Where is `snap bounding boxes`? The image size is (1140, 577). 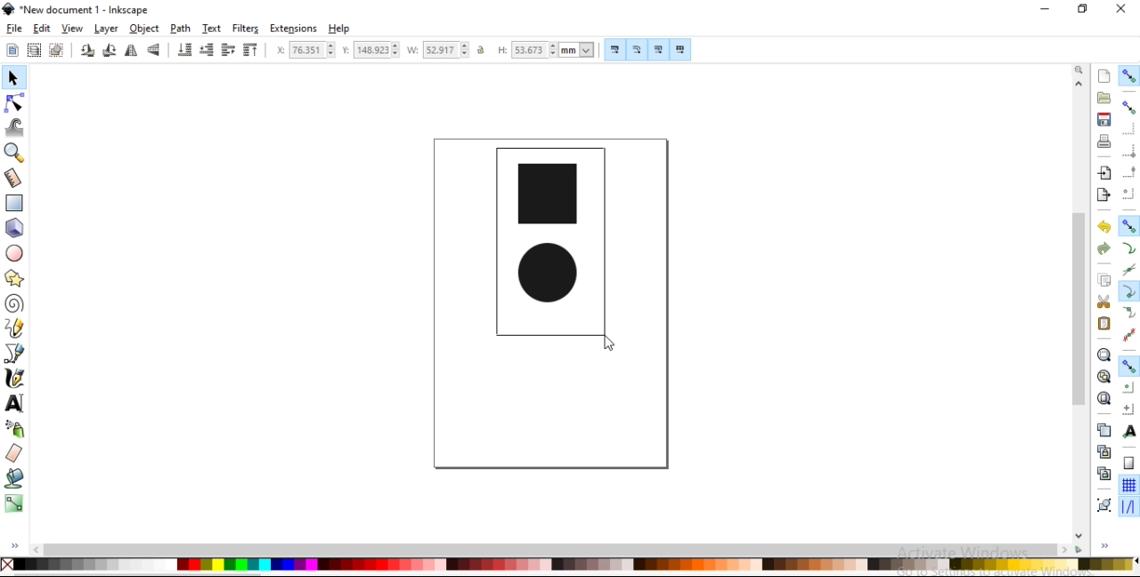 snap bounding boxes is located at coordinates (1128, 106).